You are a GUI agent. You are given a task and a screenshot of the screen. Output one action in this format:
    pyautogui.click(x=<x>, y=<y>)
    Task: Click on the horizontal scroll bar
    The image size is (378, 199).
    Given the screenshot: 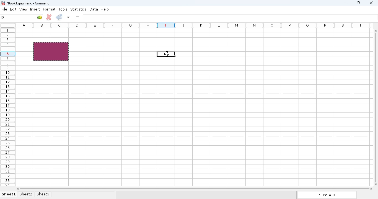 What is the action you would take?
    pyautogui.click(x=195, y=188)
    